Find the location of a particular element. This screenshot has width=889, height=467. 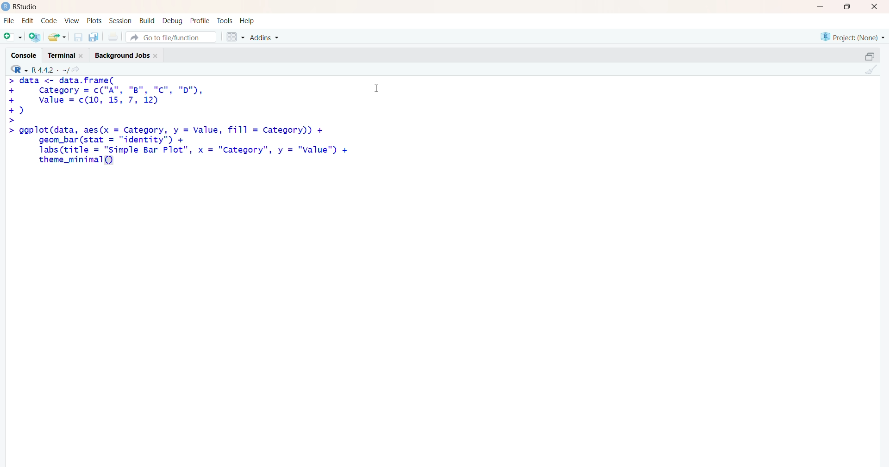

debug is located at coordinates (173, 20).